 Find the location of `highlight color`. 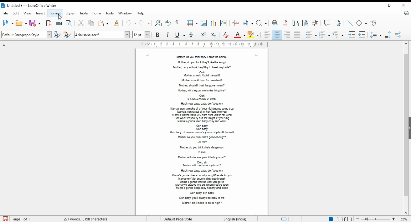

highlight color is located at coordinates (254, 35).